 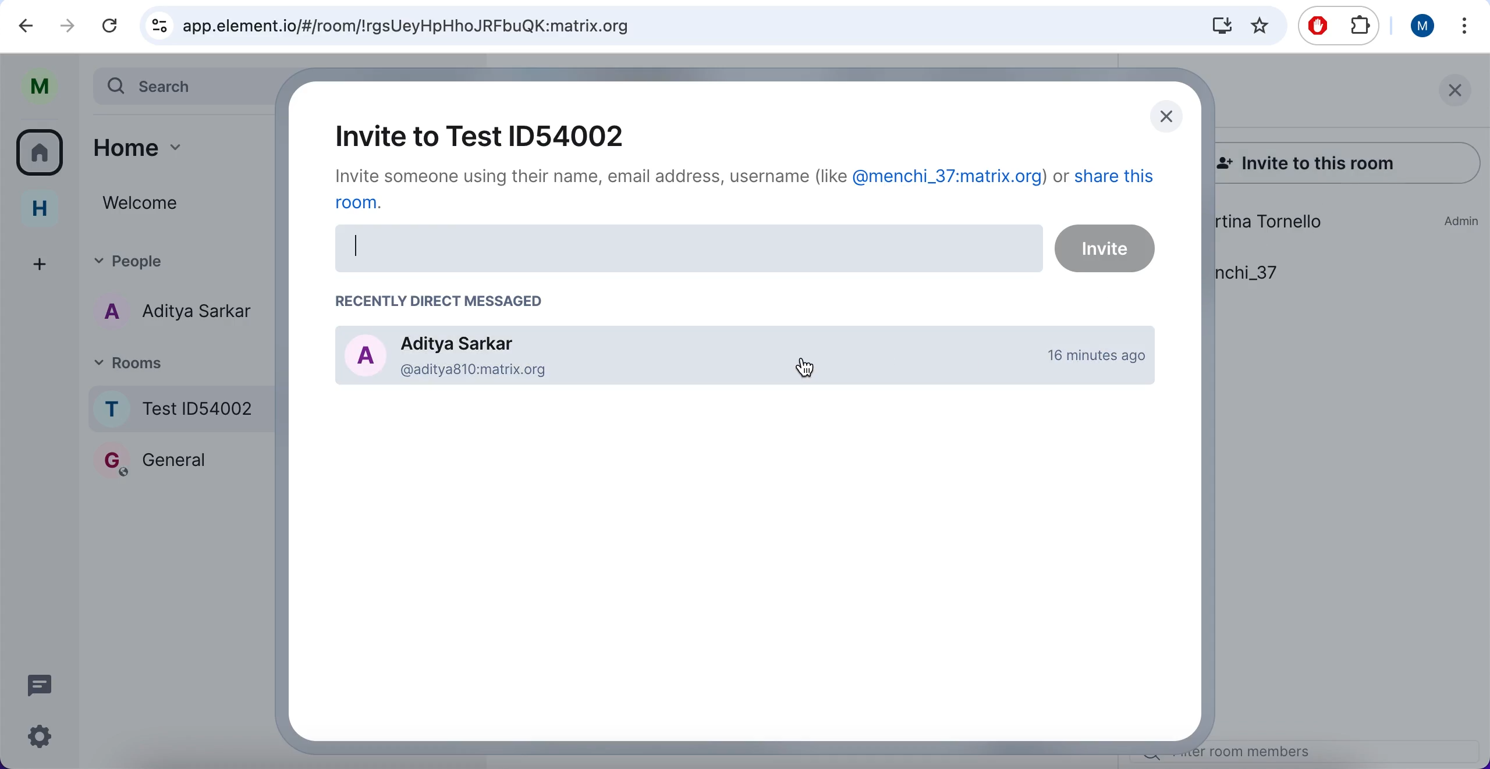 I want to click on home, so click(x=179, y=146).